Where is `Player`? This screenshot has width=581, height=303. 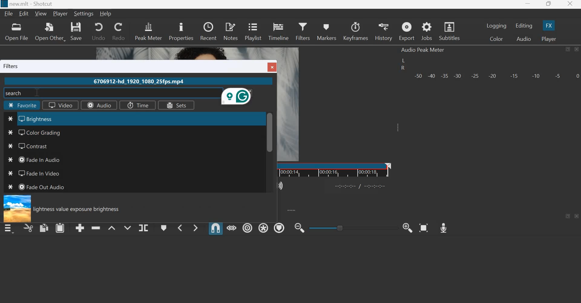
Player is located at coordinates (61, 14).